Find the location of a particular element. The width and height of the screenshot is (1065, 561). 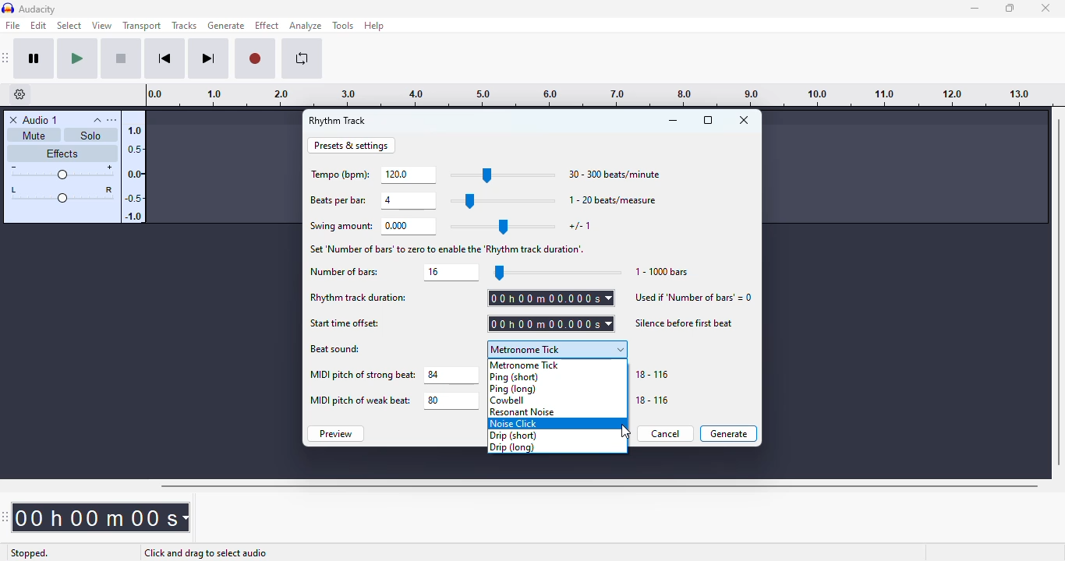

silence before first beat is located at coordinates (685, 322).